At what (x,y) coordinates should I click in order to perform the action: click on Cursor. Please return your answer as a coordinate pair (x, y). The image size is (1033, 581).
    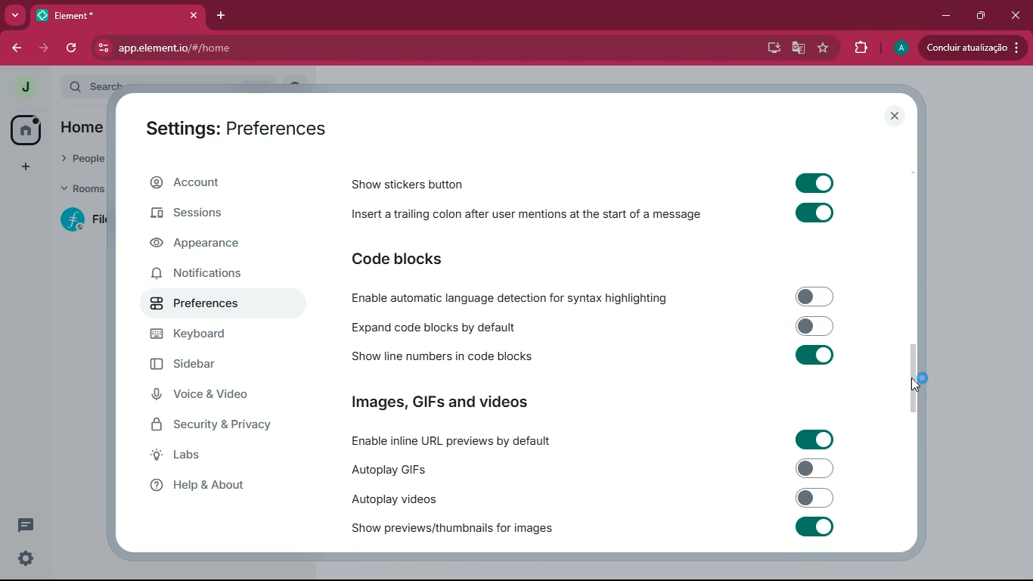
    Looking at the image, I should click on (920, 384).